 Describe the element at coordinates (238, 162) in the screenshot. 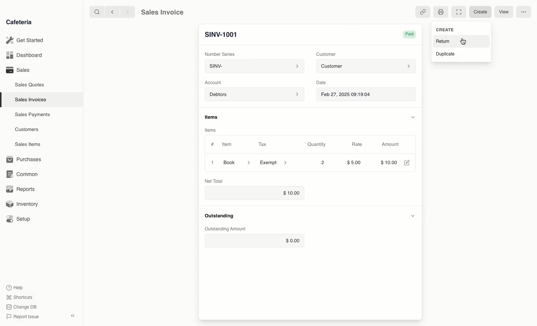

I see `Book >` at that location.